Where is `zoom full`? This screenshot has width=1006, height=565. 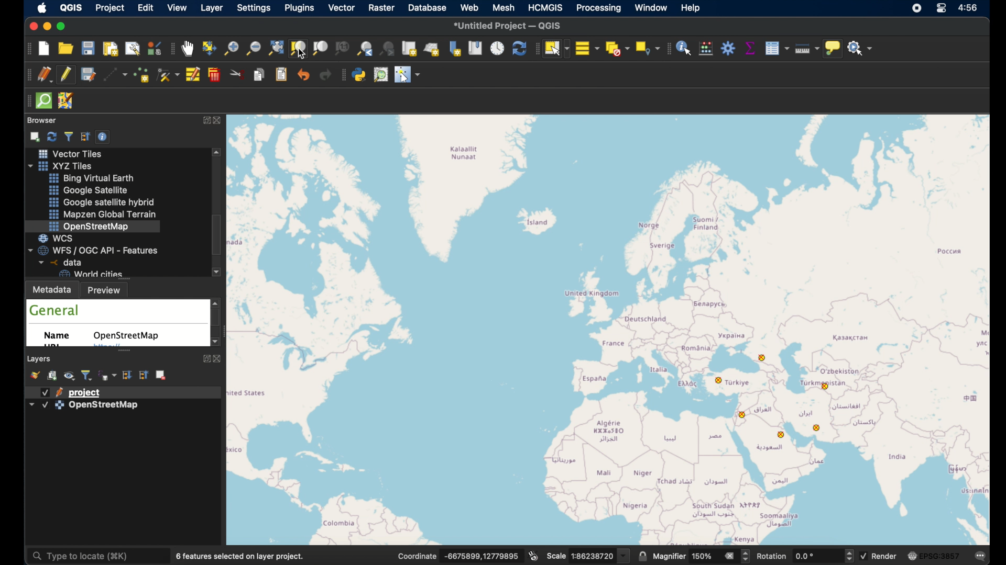 zoom full is located at coordinates (275, 48).